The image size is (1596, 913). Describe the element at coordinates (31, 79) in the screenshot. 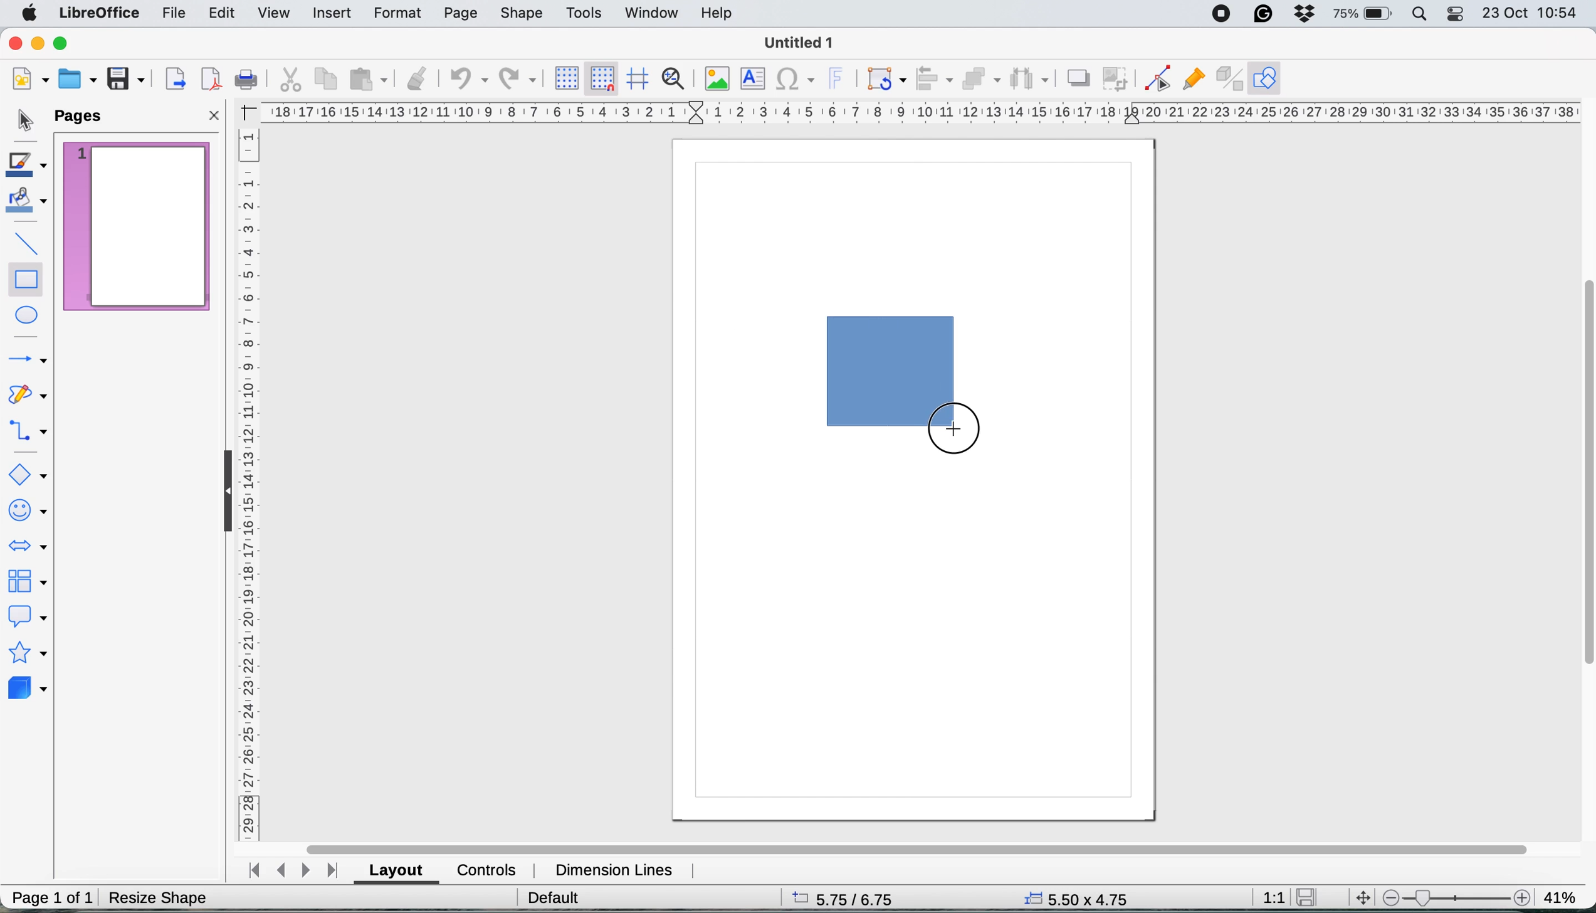

I see `new` at that location.